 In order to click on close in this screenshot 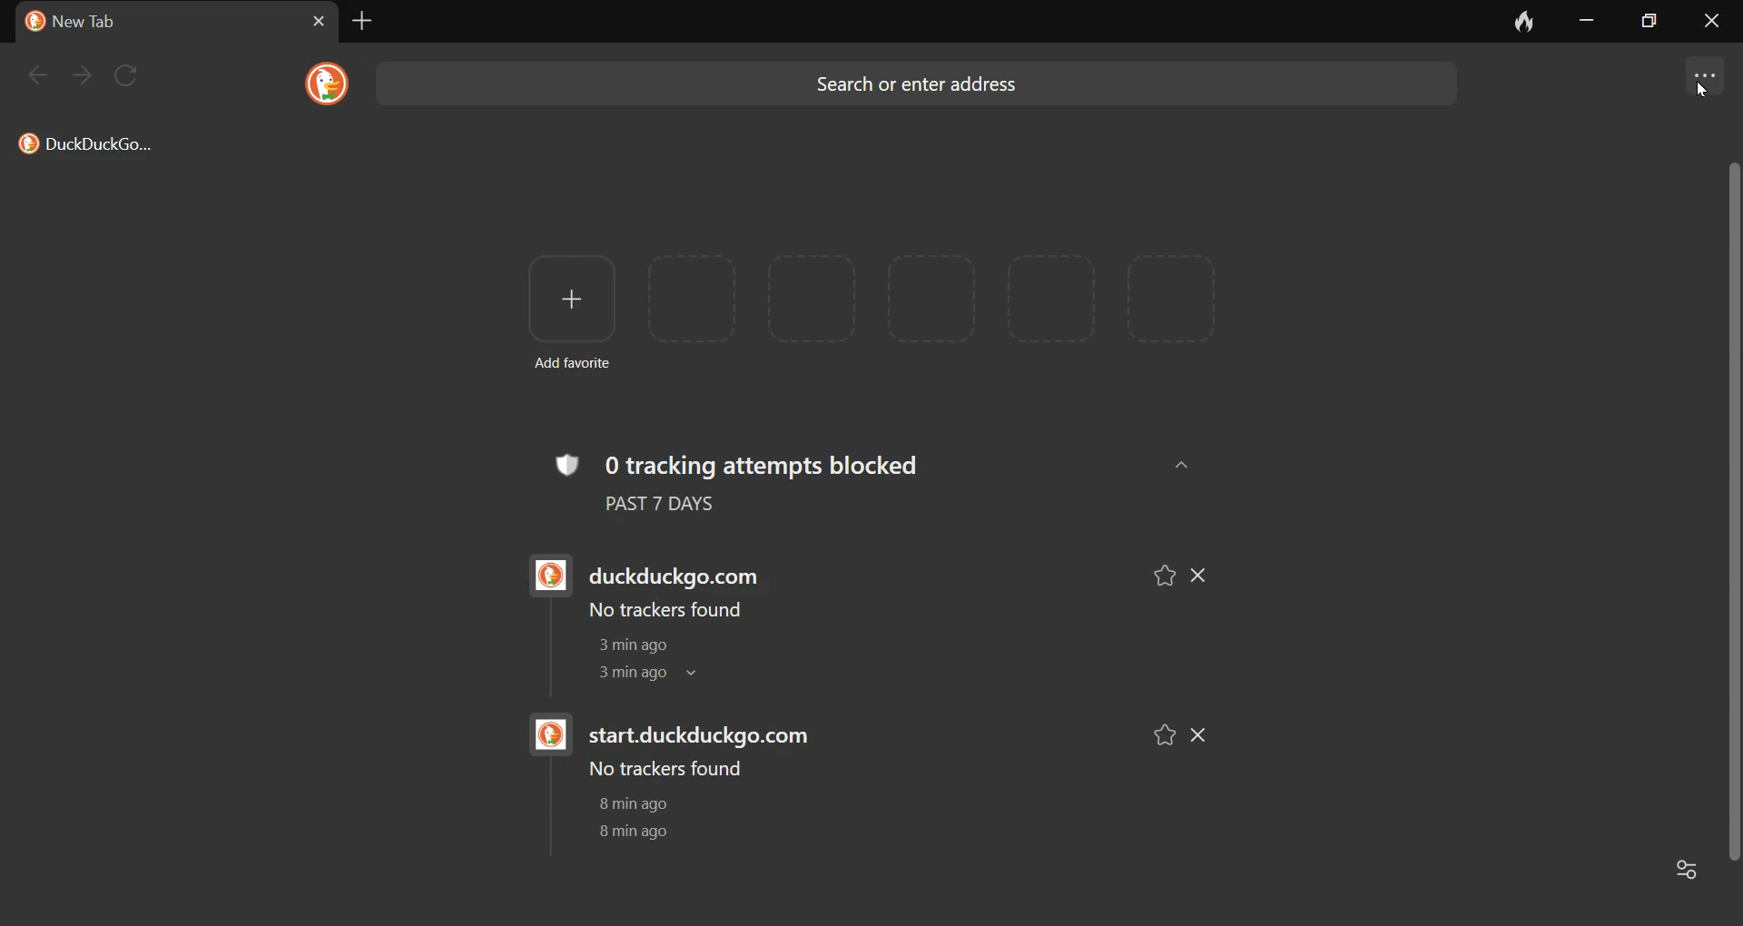, I will do `click(1715, 24)`.